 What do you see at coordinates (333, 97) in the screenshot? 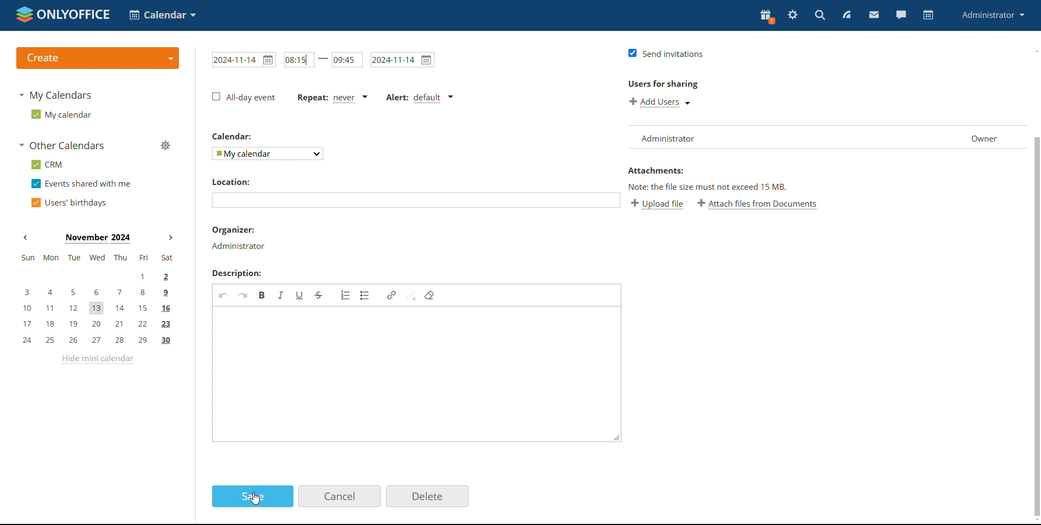
I see `event repetition` at bounding box center [333, 97].